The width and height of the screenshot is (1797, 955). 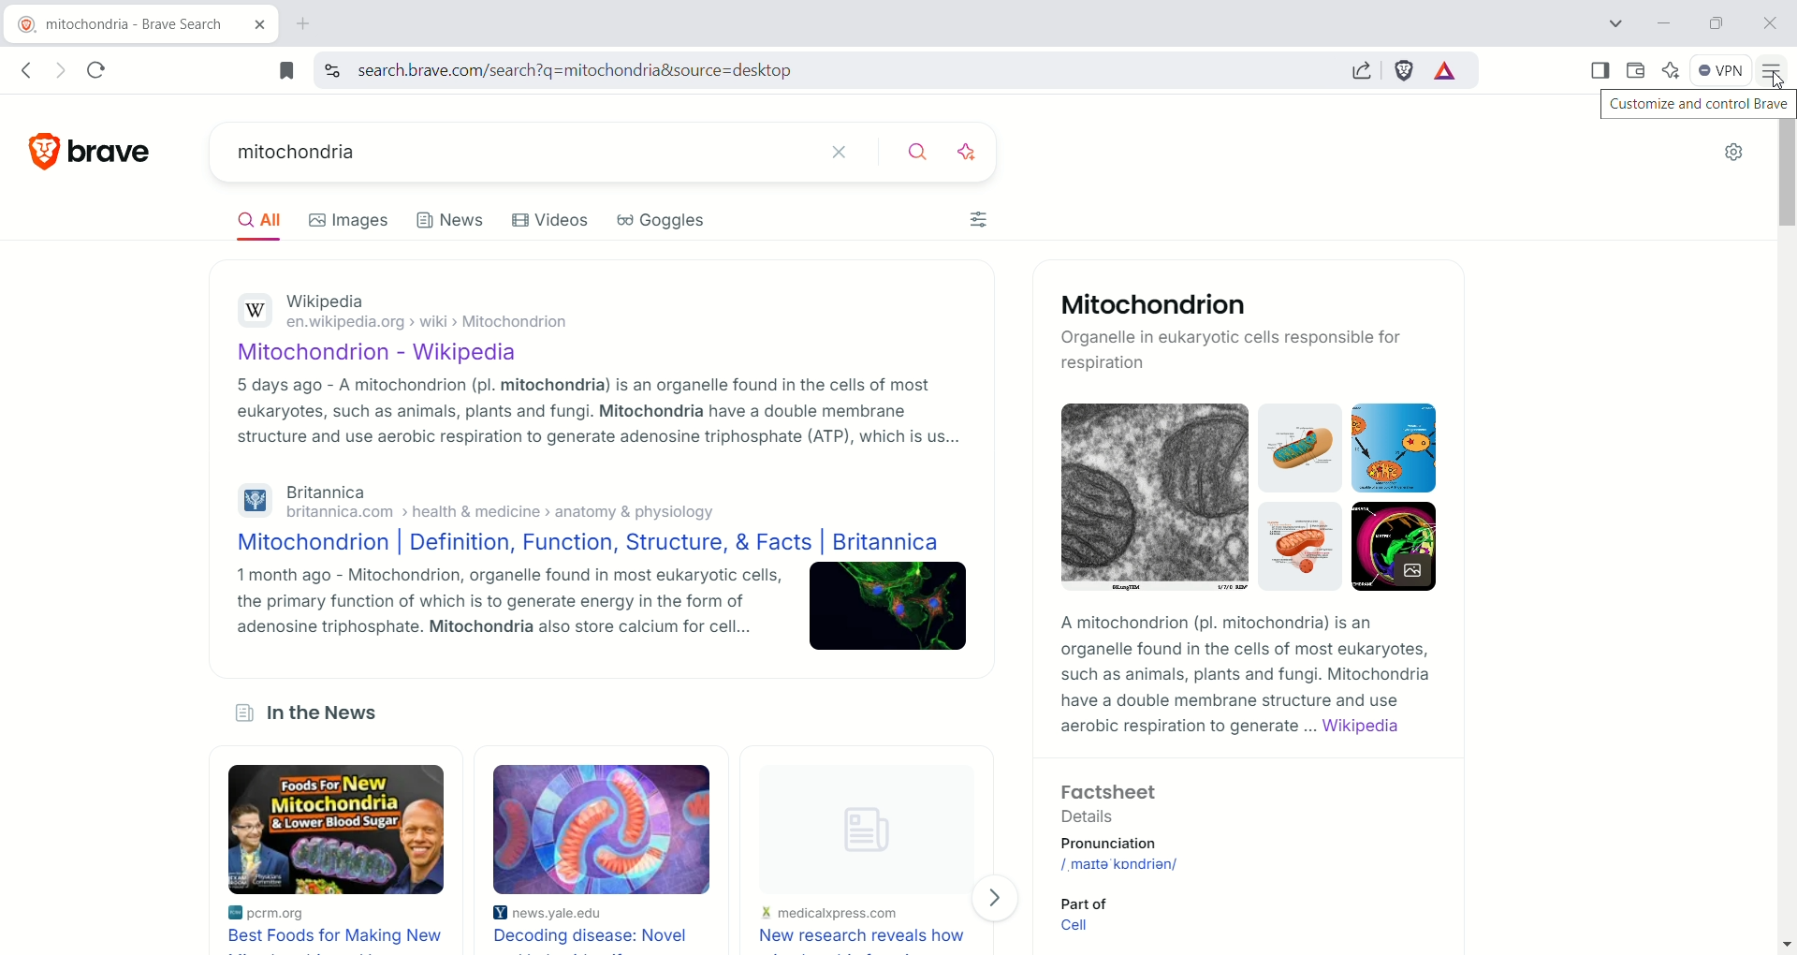 I want to click on News, so click(x=455, y=222).